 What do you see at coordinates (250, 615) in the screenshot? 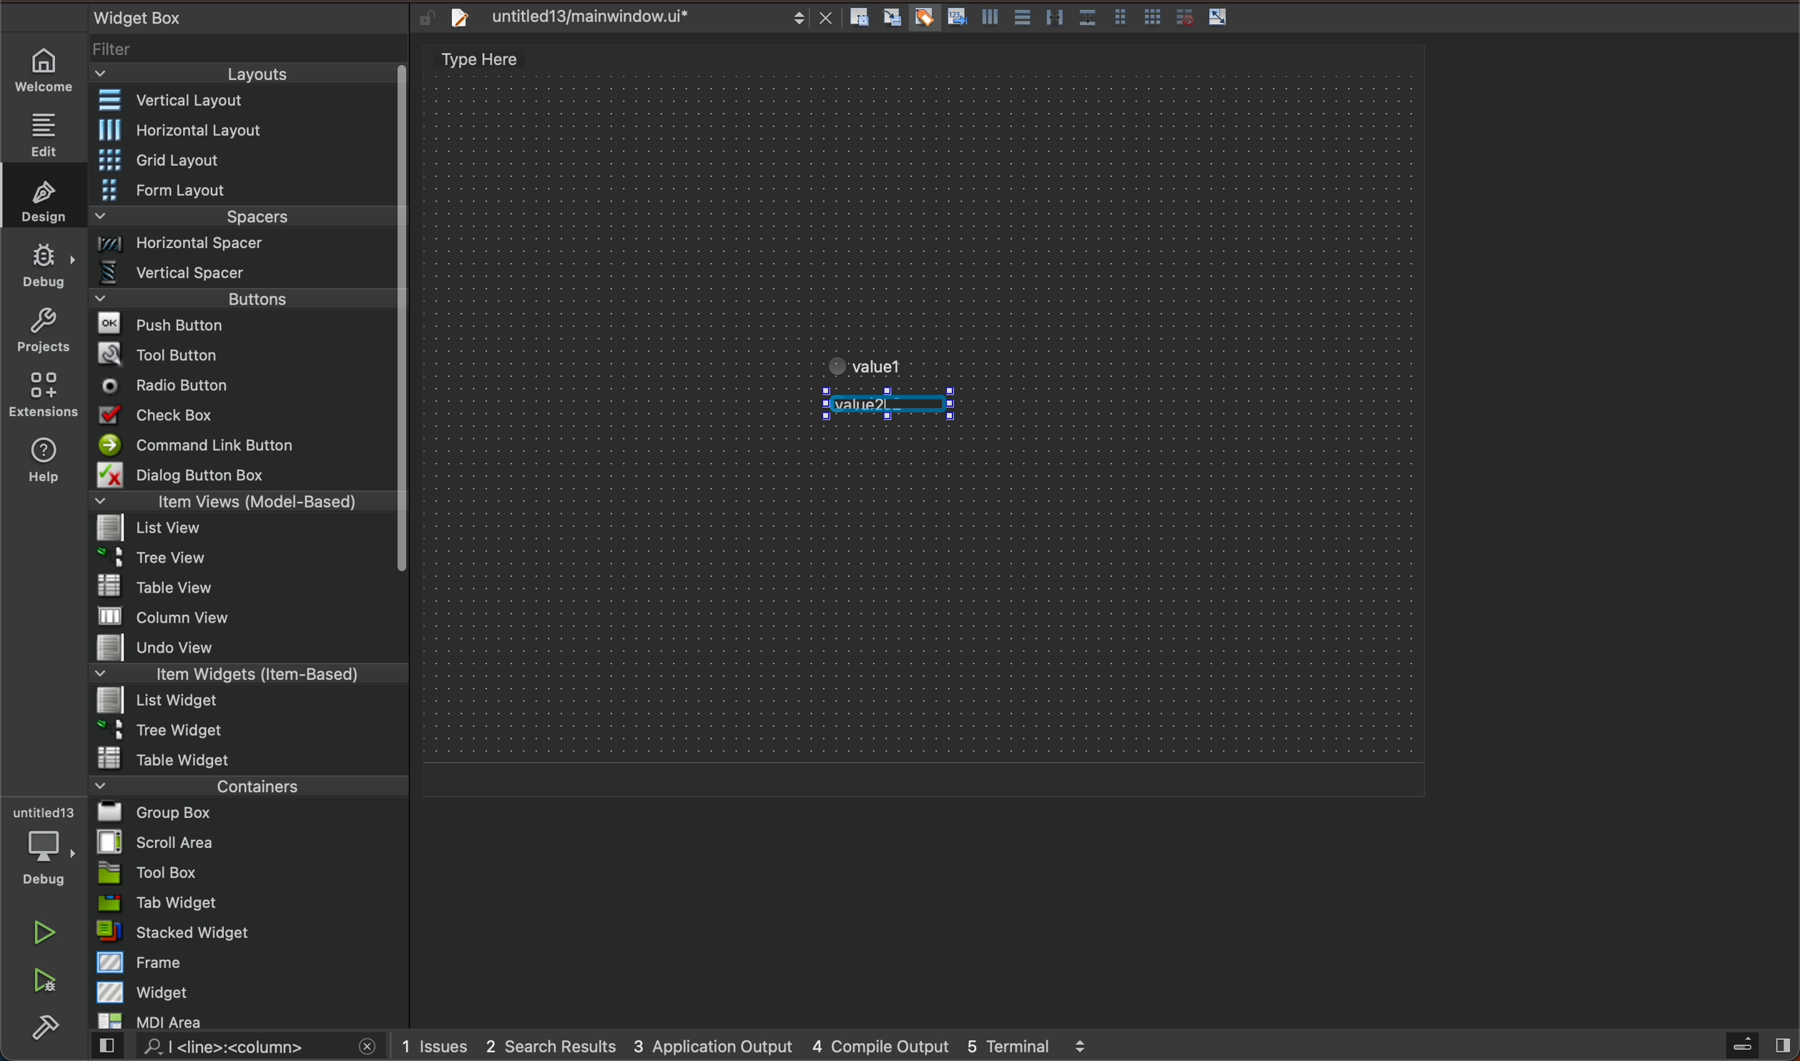
I see `column ` at bounding box center [250, 615].